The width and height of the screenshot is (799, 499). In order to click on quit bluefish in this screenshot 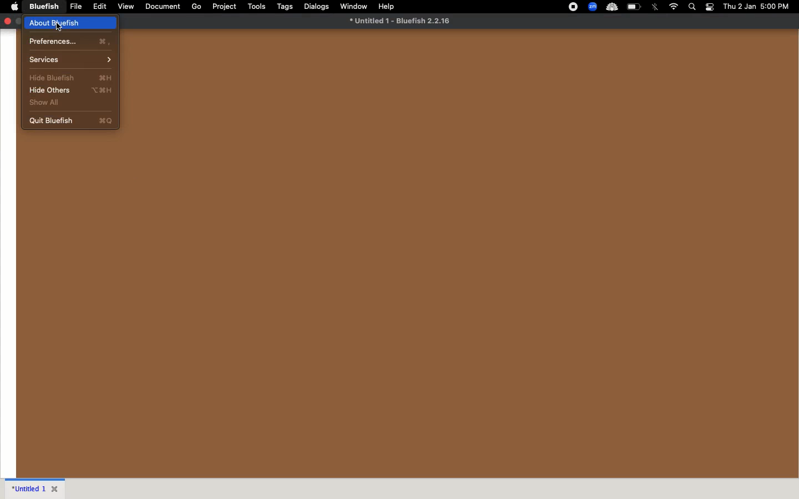, I will do `click(70, 121)`.